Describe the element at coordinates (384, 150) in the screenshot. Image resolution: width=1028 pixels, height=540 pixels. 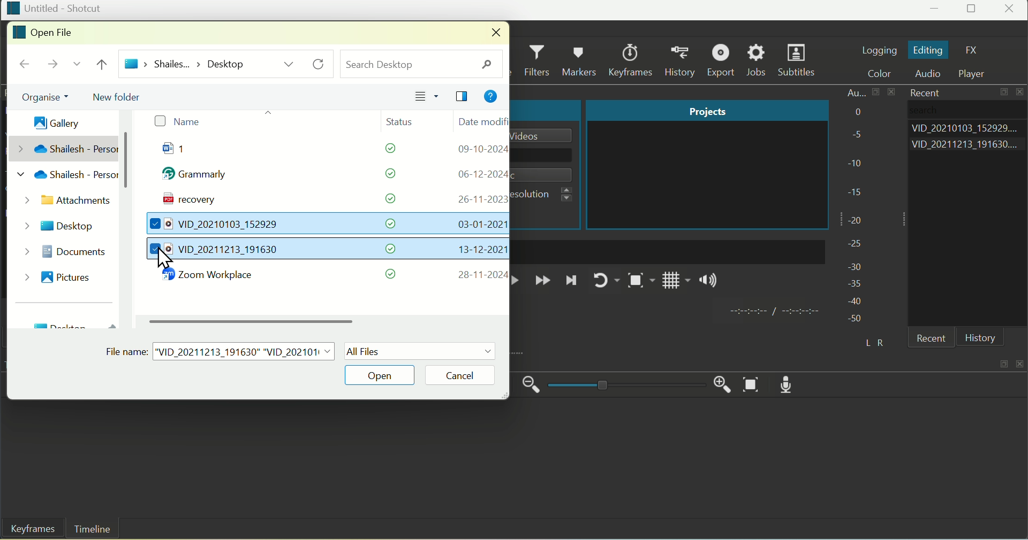
I see `status` at that location.